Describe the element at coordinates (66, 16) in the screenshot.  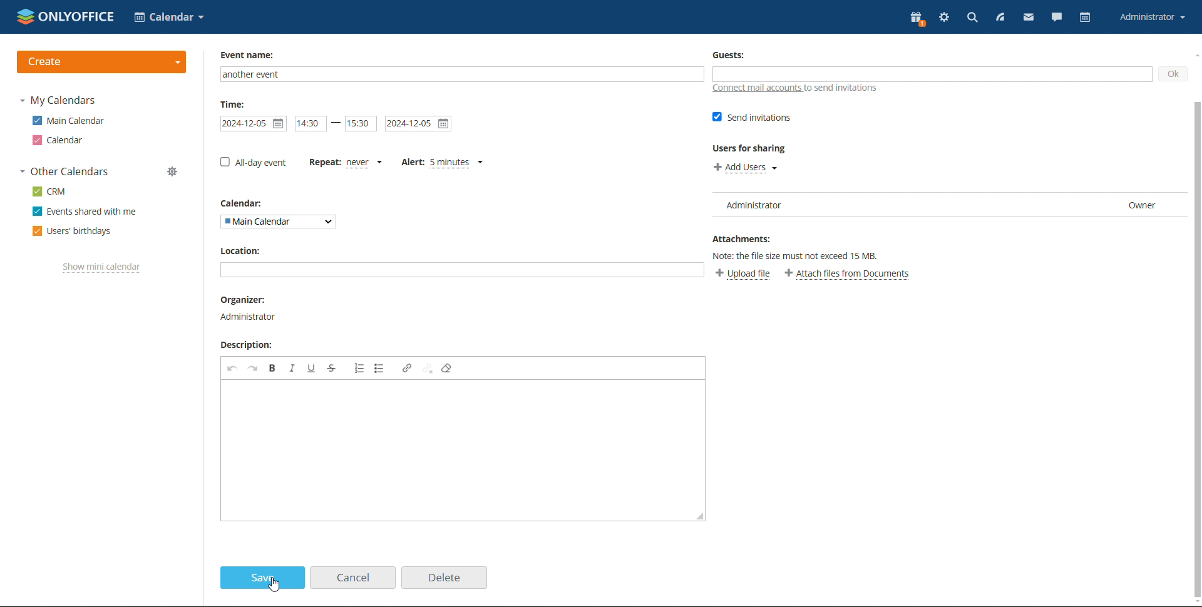
I see `logo` at that location.